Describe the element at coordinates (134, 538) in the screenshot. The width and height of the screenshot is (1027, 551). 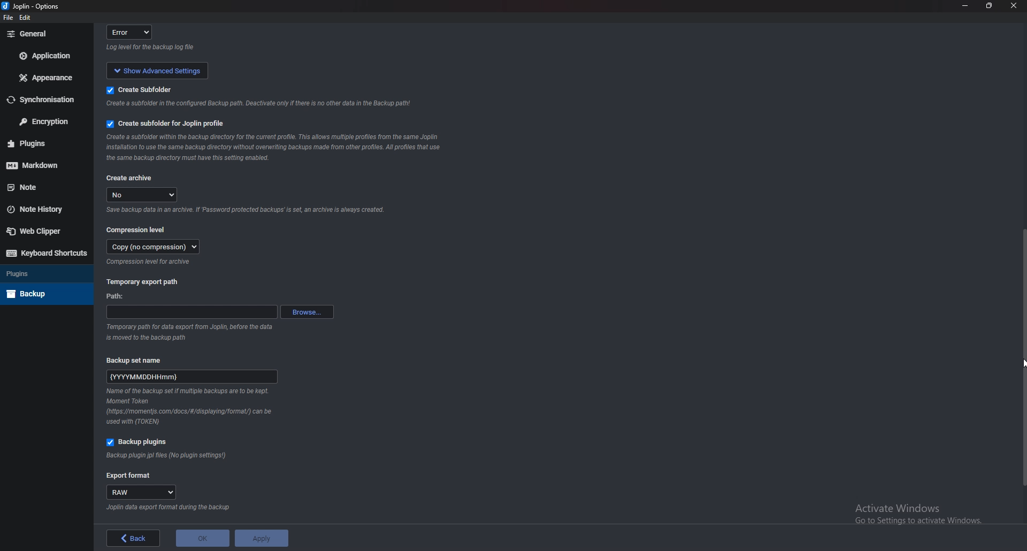
I see `back` at that location.